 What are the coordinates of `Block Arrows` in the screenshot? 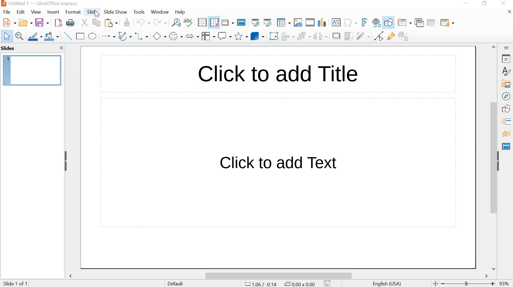 It's located at (192, 37).